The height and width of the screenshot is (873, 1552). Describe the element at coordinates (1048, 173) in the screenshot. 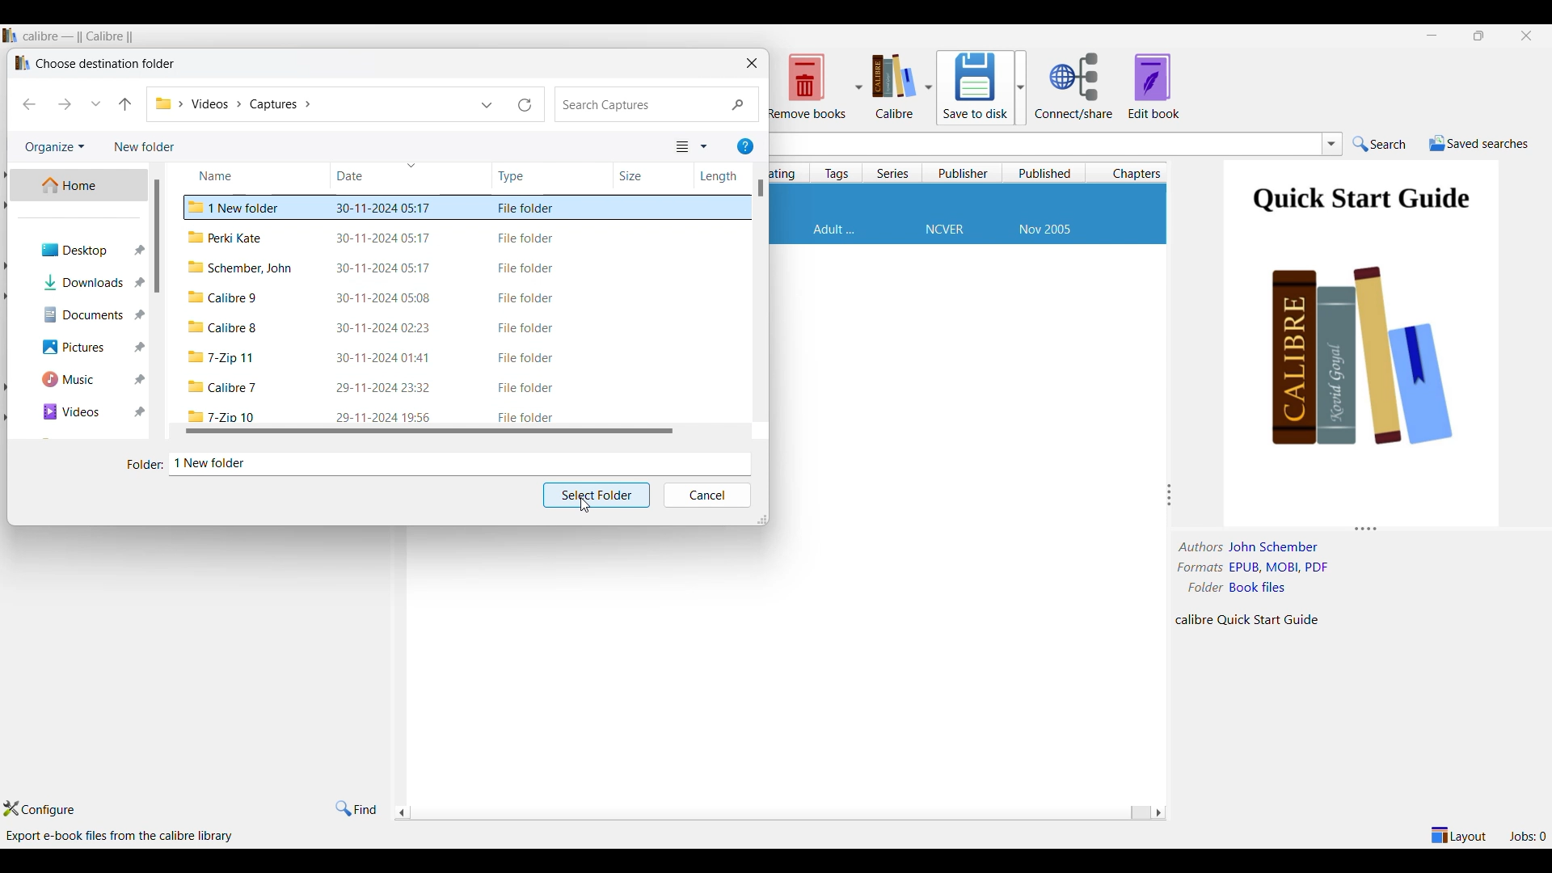

I see `Published column` at that location.